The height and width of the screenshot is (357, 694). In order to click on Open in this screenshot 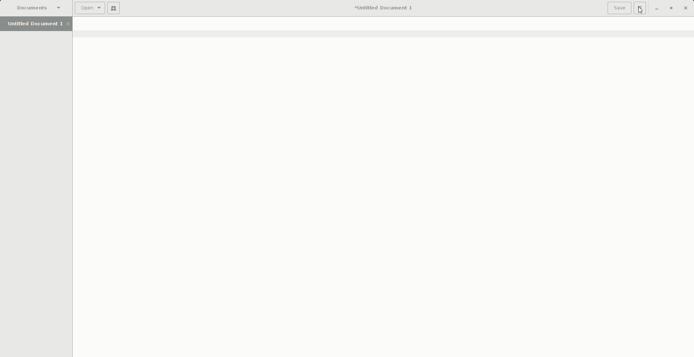, I will do `click(91, 8)`.